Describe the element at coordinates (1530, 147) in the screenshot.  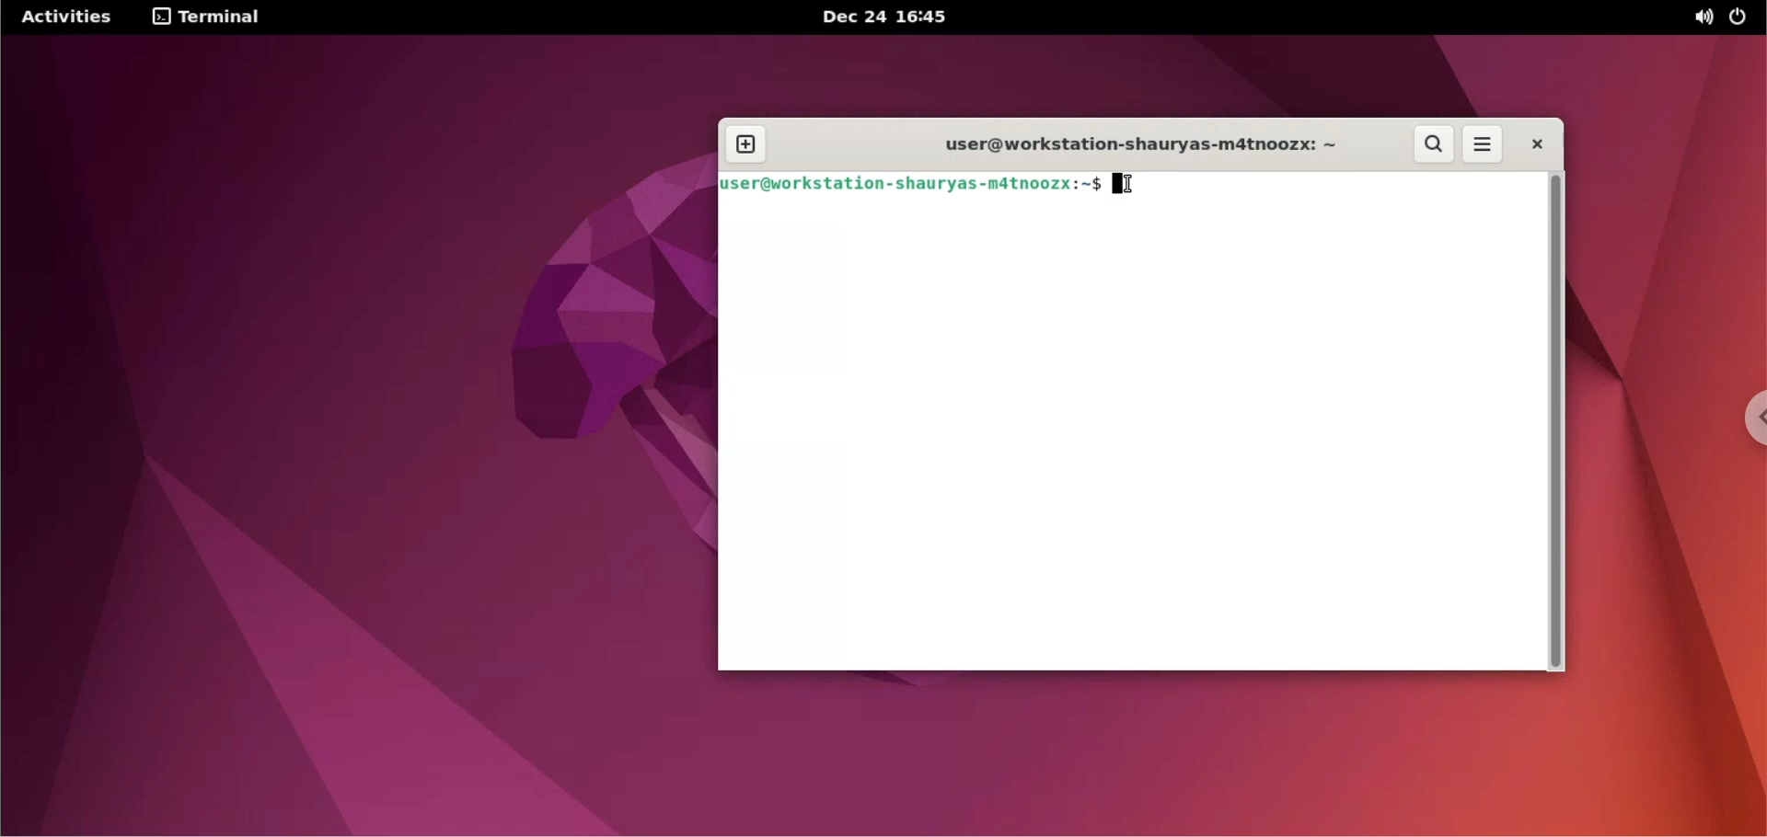
I see `close terminal` at that location.